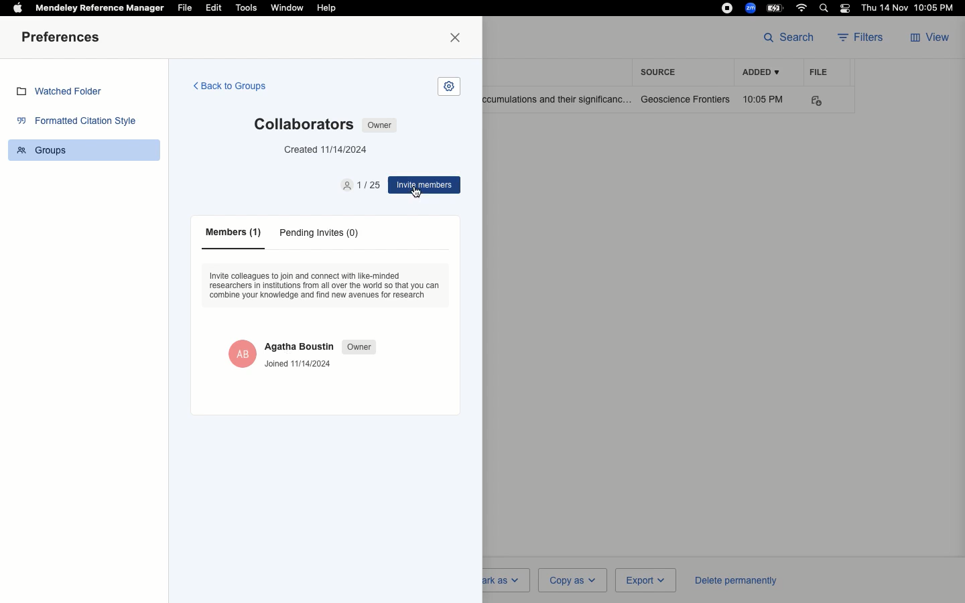 The height and width of the screenshot is (603, 965). What do you see at coordinates (911, 8) in the screenshot?
I see `Date/time` at bounding box center [911, 8].